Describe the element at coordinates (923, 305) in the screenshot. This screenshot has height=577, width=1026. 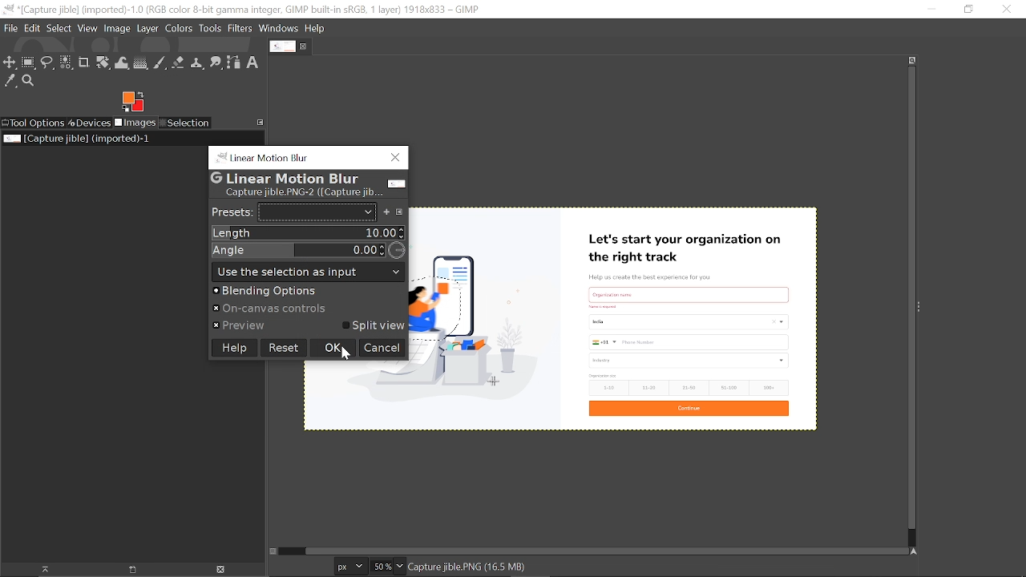
I see `Sidebar menu` at that location.